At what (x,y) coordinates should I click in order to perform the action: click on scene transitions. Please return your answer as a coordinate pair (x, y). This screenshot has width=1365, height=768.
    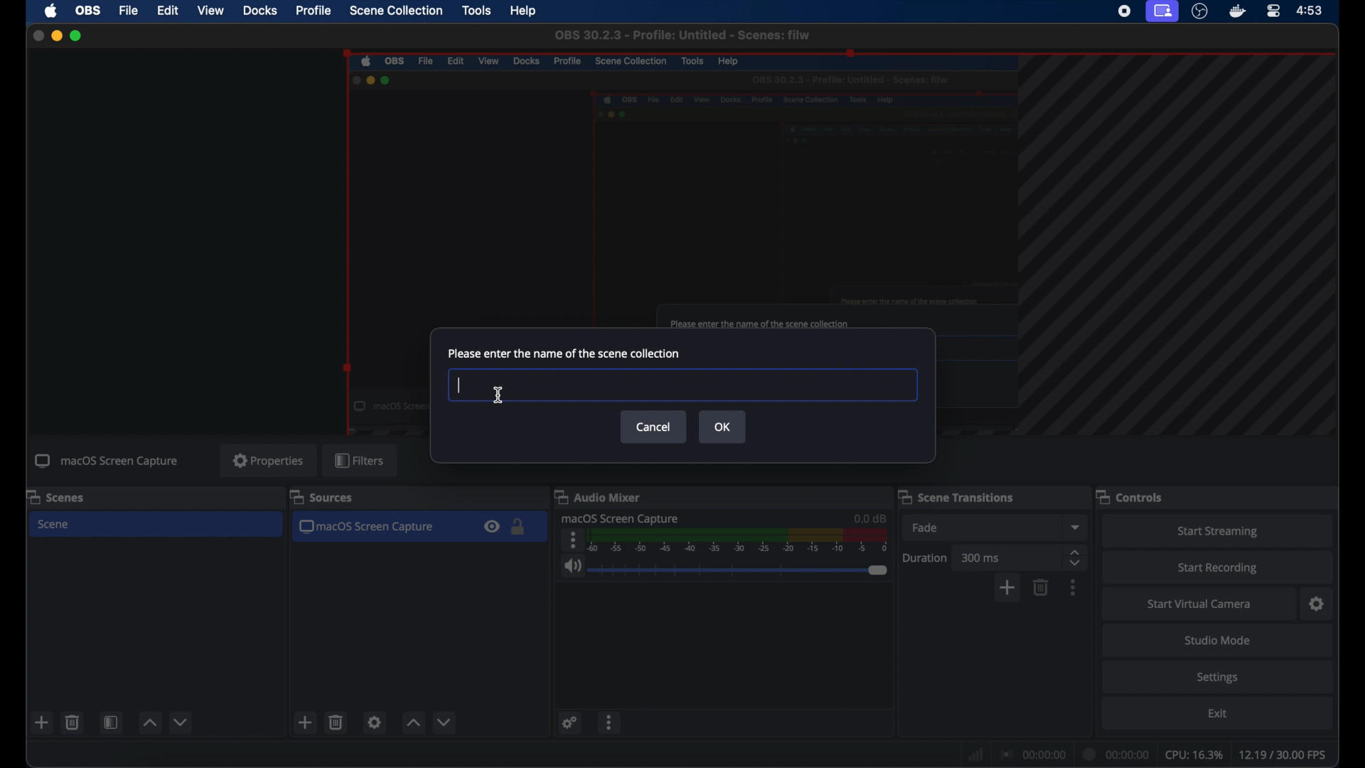
    Looking at the image, I should click on (957, 496).